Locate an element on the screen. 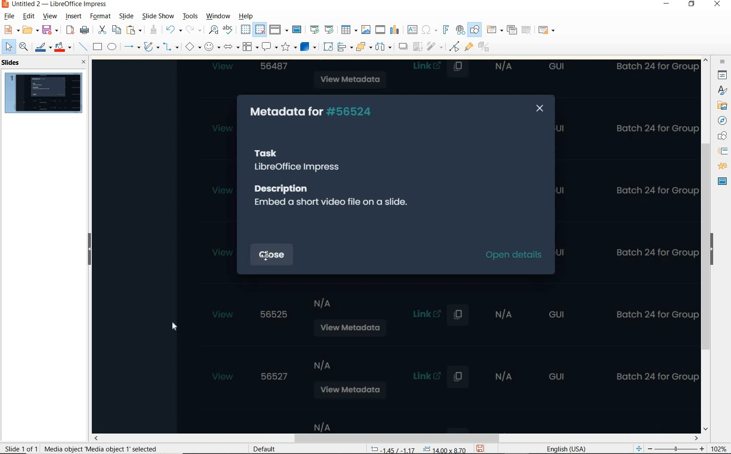 The image size is (731, 454). TABLE is located at coordinates (350, 30).